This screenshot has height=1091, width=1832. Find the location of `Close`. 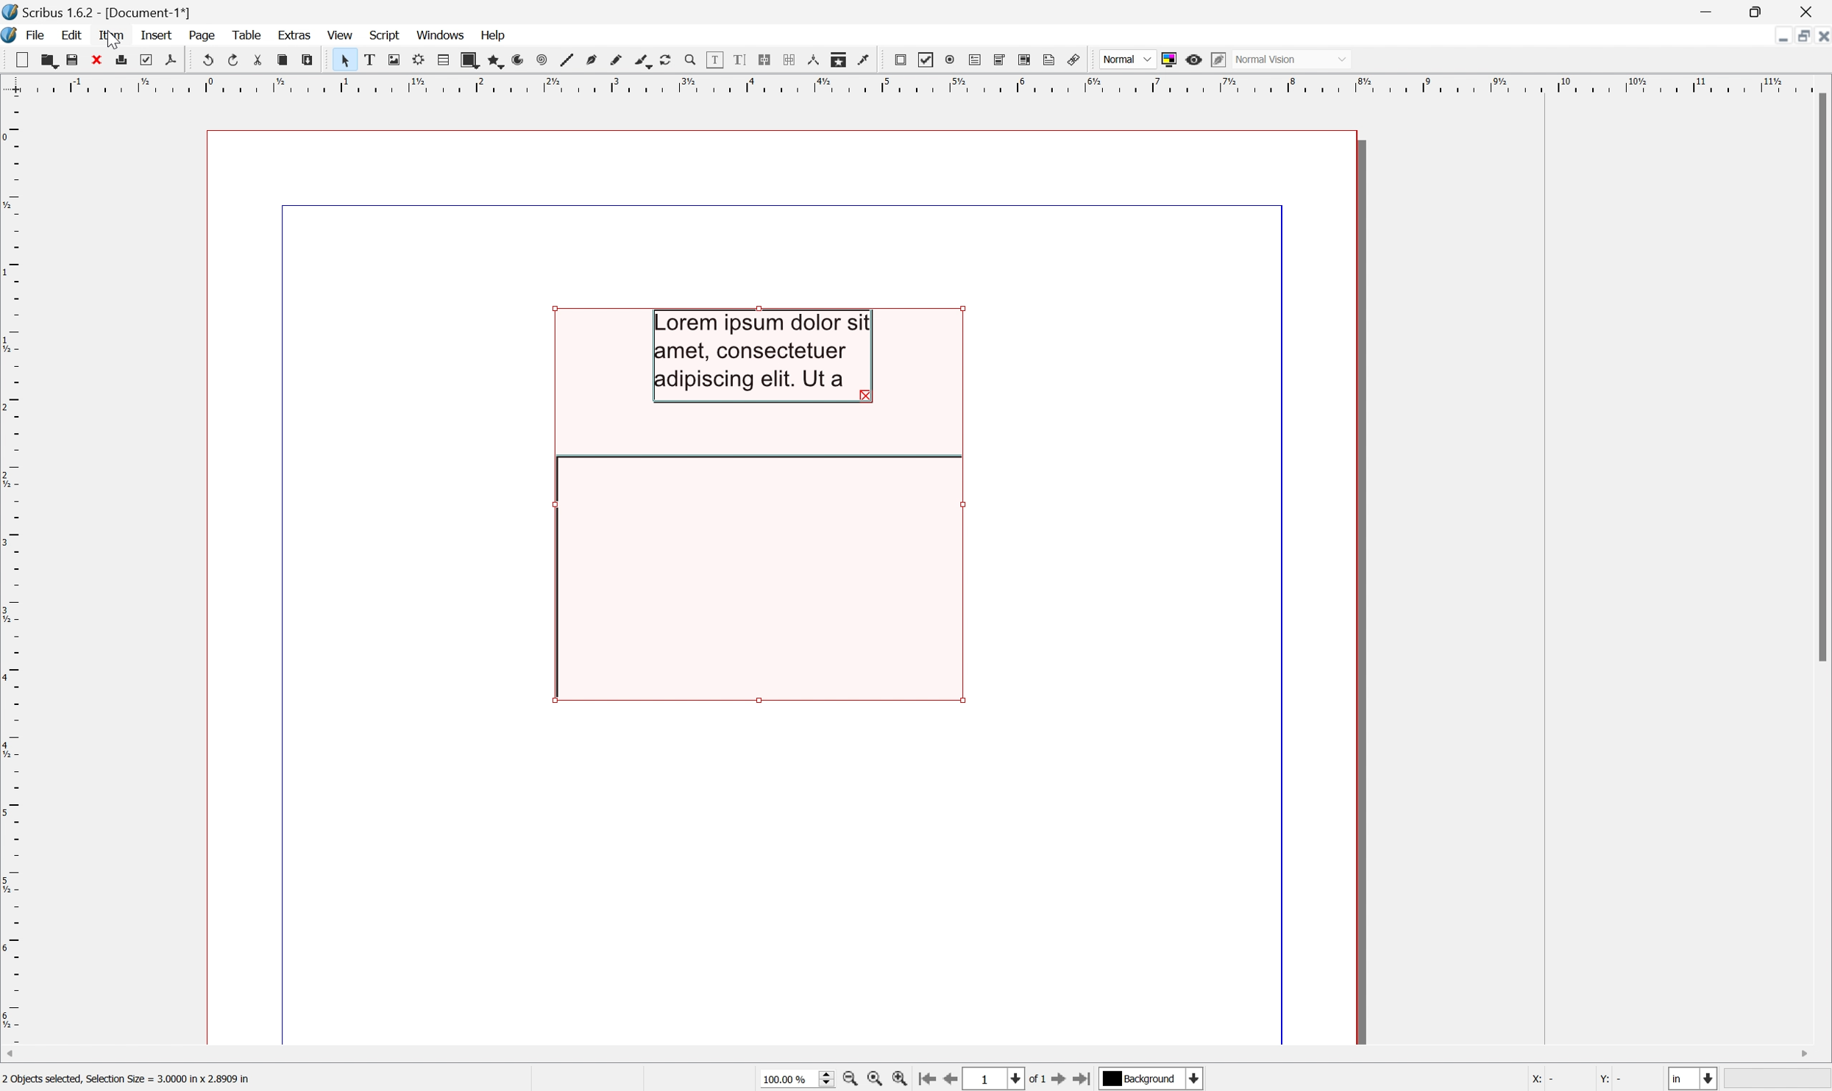

Close is located at coordinates (1809, 10).